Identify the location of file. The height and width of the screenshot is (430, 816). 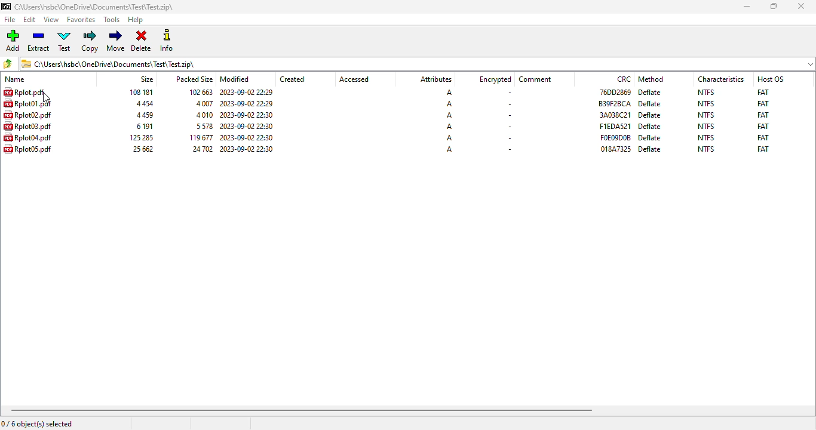
(11, 20).